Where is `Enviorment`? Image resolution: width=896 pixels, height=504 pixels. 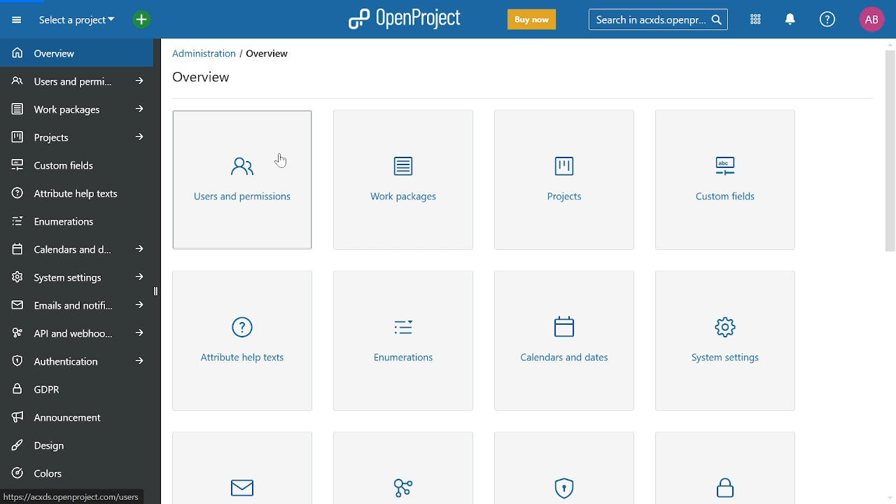
Enviorment is located at coordinates (404, 342).